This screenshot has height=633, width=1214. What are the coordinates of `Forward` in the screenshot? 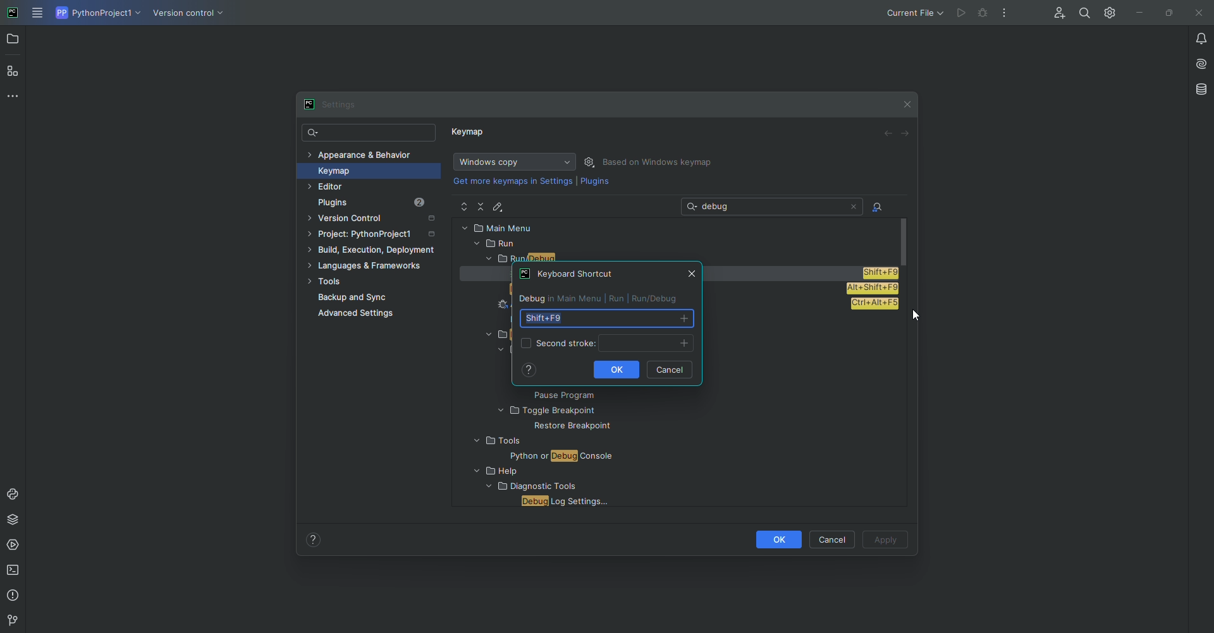 It's located at (906, 133).